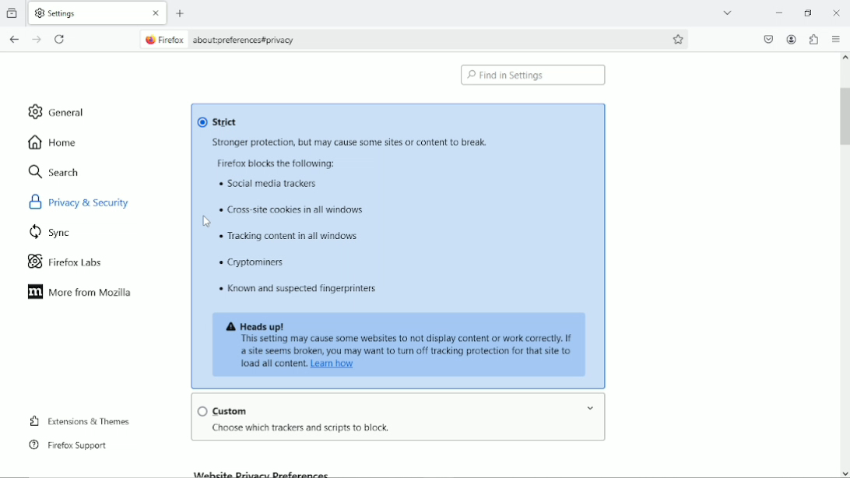  Describe the element at coordinates (809, 11) in the screenshot. I see `restore down` at that location.